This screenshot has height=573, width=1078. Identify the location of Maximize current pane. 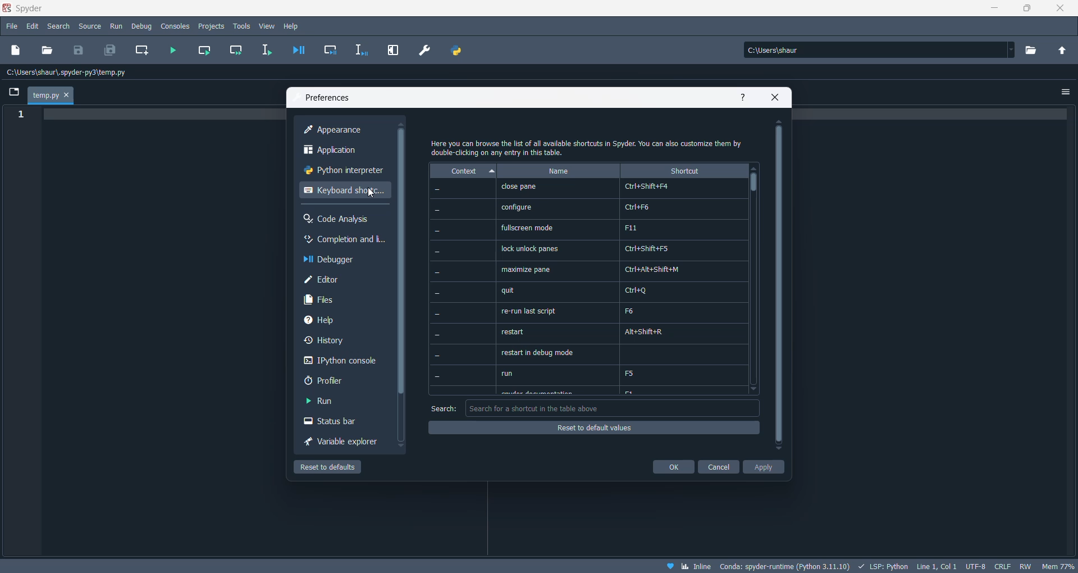
(393, 50).